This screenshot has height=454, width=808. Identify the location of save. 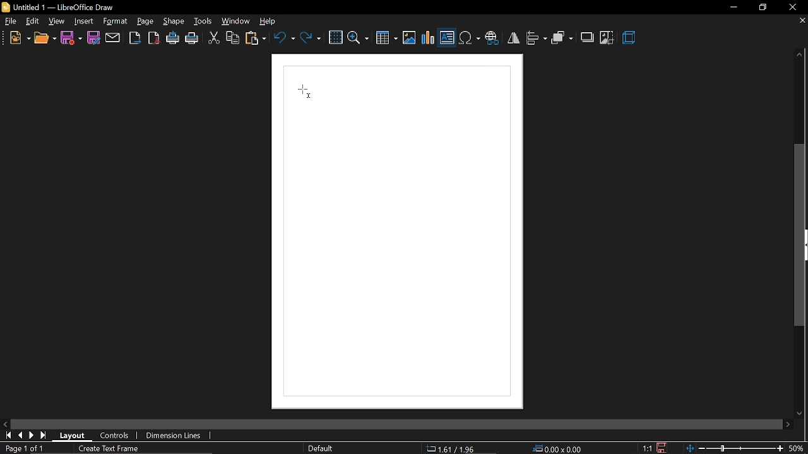
(660, 447).